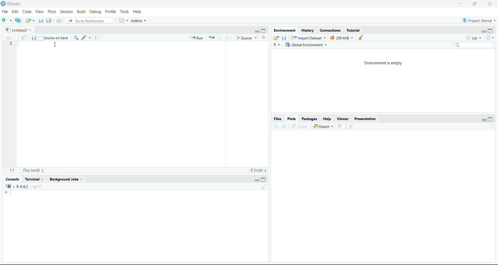  Describe the element at coordinates (31, 30) in the screenshot. I see `close` at that location.